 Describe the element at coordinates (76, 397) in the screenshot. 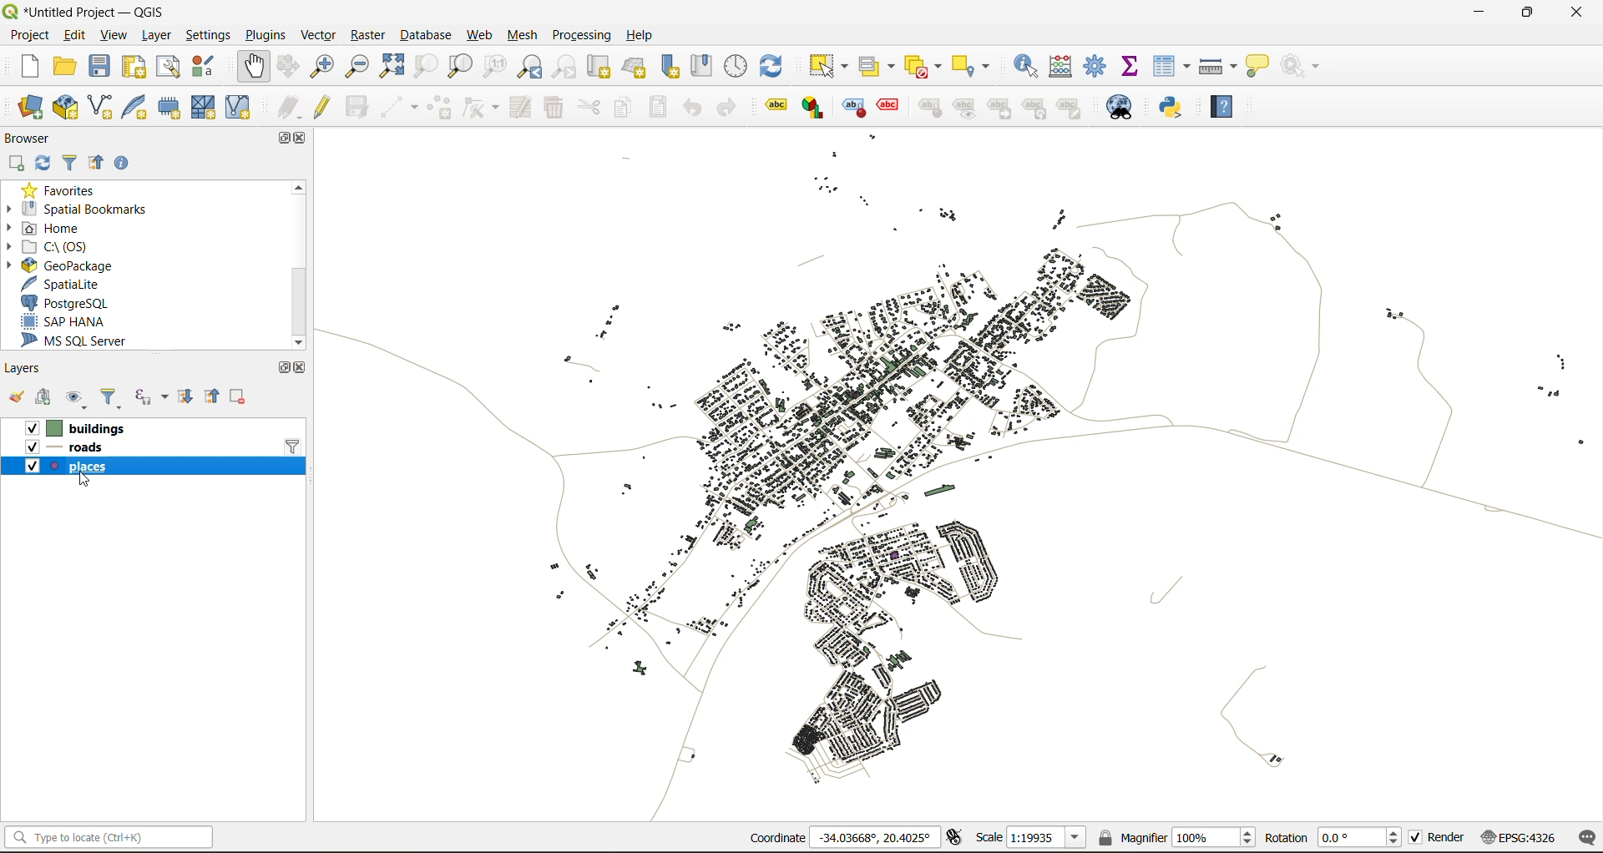

I see `manage map` at that location.